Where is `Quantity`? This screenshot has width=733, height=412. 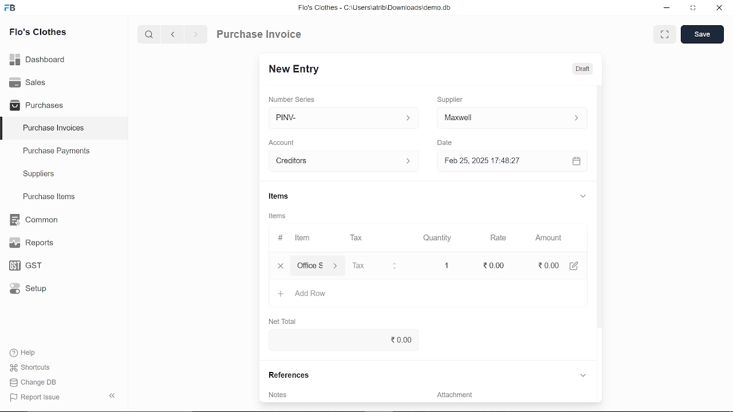 Quantity is located at coordinates (439, 237).